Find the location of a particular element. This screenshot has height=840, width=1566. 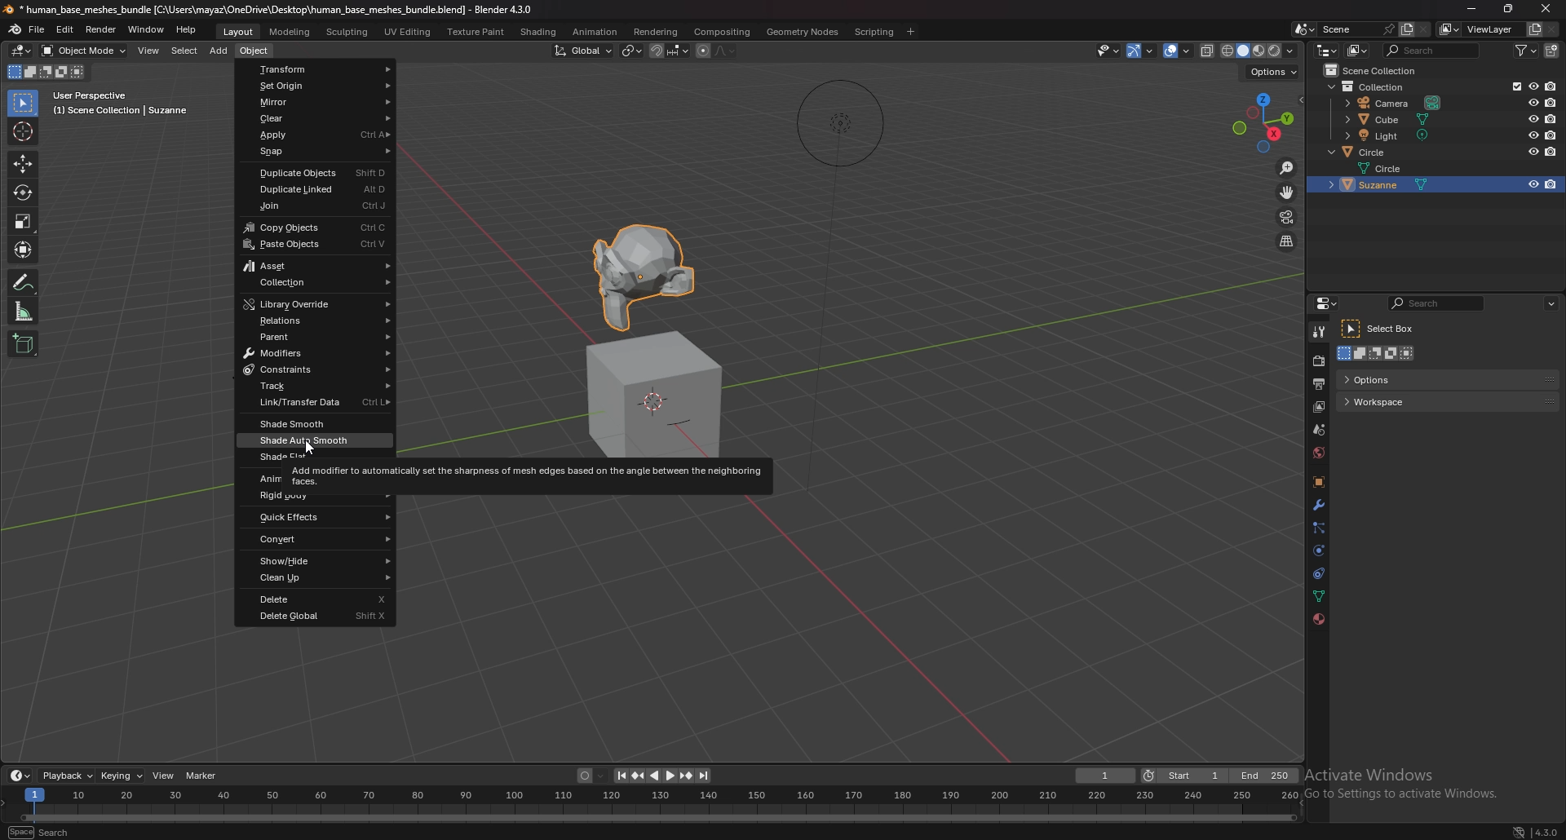

shade auto smooth is located at coordinates (314, 440).